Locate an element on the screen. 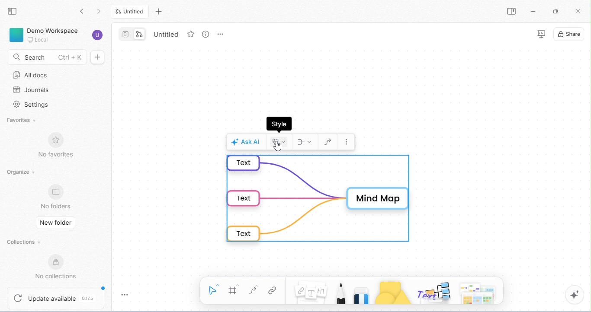 Image resolution: width=591 pixels, height=312 pixels. view option is located at coordinates (206, 36).